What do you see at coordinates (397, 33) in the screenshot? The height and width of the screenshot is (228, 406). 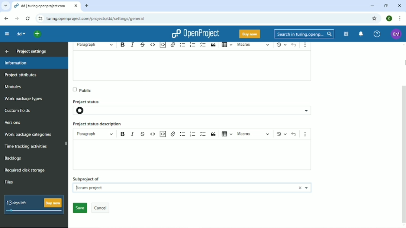 I see `KM` at bounding box center [397, 33].